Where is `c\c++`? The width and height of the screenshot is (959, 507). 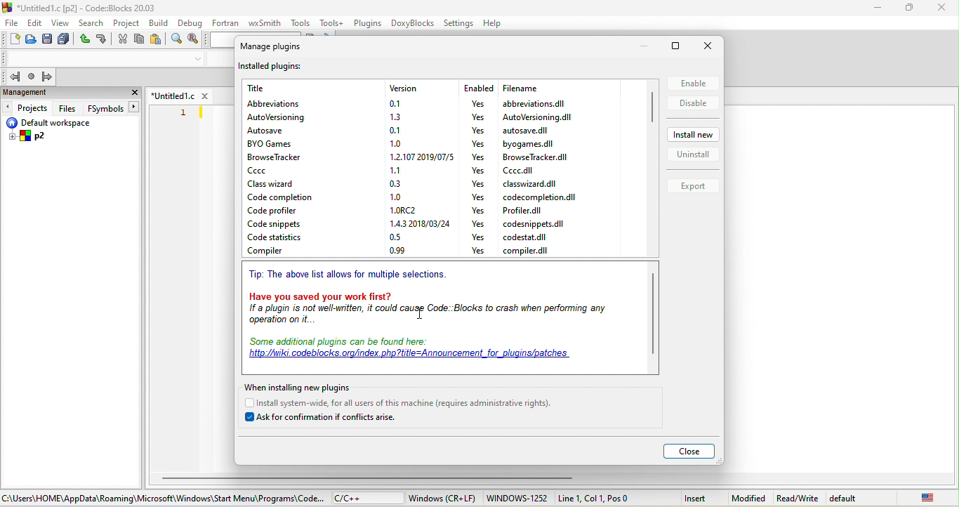 c\c++ is located at coordinates (366, 498).